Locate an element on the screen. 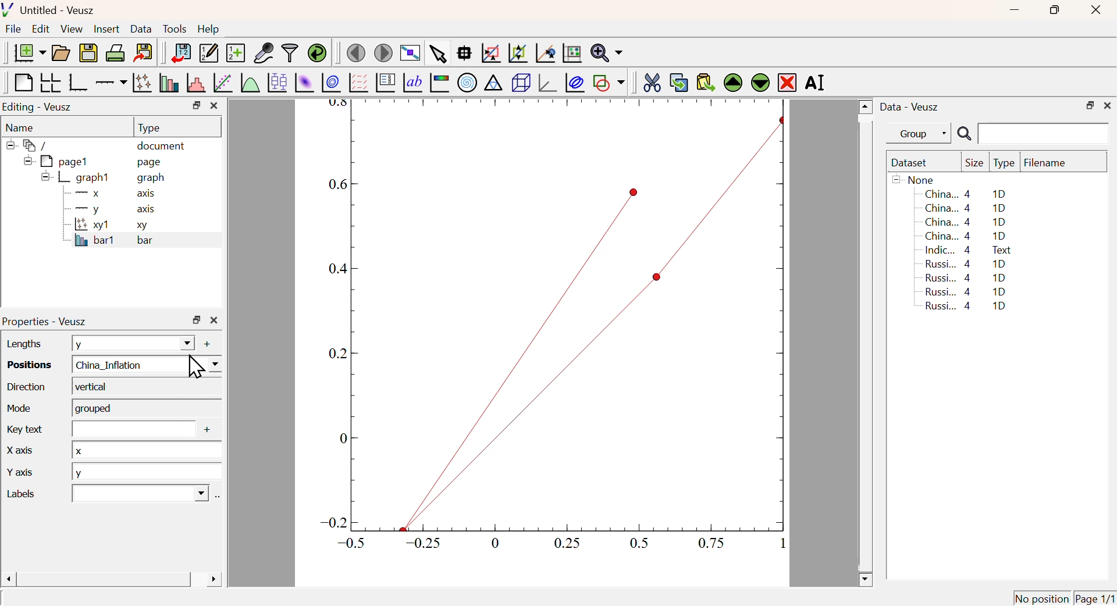  Move to next page is located at coordinates (384, 53).